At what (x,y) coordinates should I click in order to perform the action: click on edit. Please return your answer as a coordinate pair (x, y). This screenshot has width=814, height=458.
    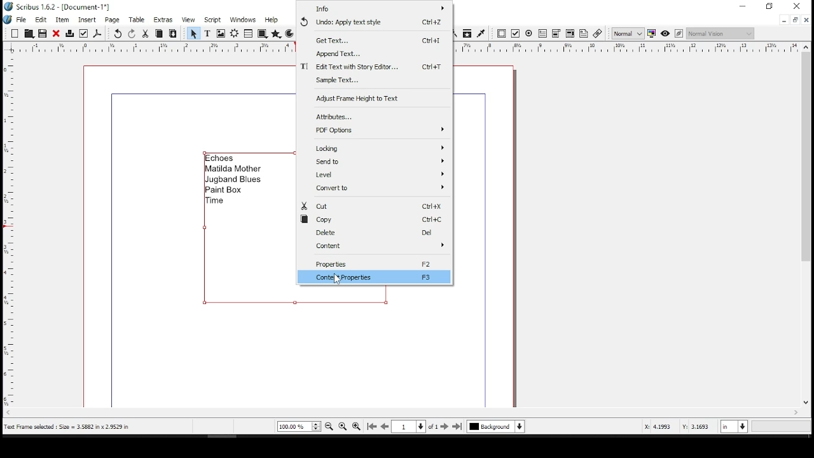
    Looking at the image, I should click on (41, 19).